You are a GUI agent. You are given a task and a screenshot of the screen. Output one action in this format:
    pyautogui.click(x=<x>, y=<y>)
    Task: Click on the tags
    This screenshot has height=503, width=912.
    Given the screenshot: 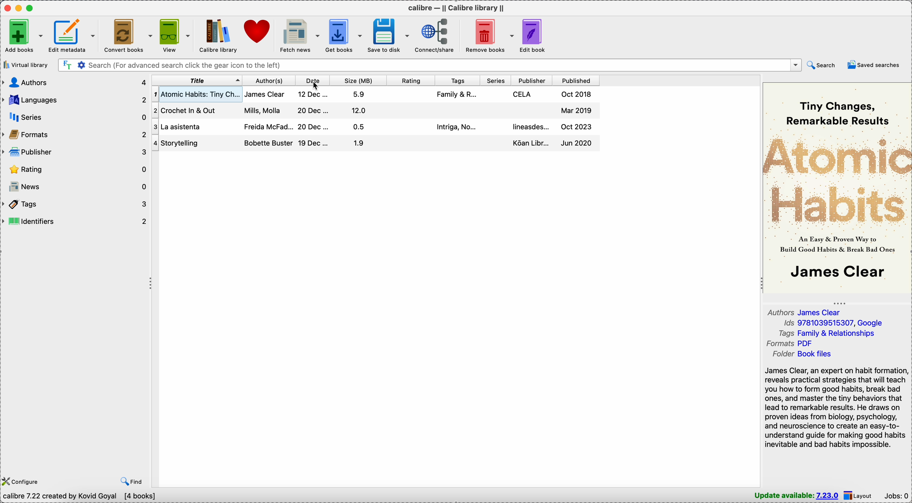 What is the action you would take?
    pyautogui.click(x=76, y=204)
    